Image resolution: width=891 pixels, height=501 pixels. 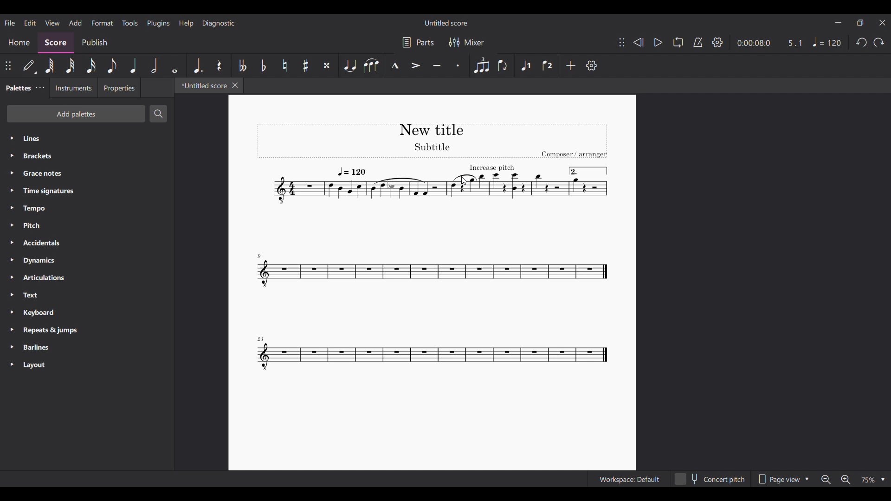 What do you see at coordinates (710, 479) in the screenshot?
I see `Concert pitch toggle` at bounding box center [710, 479].